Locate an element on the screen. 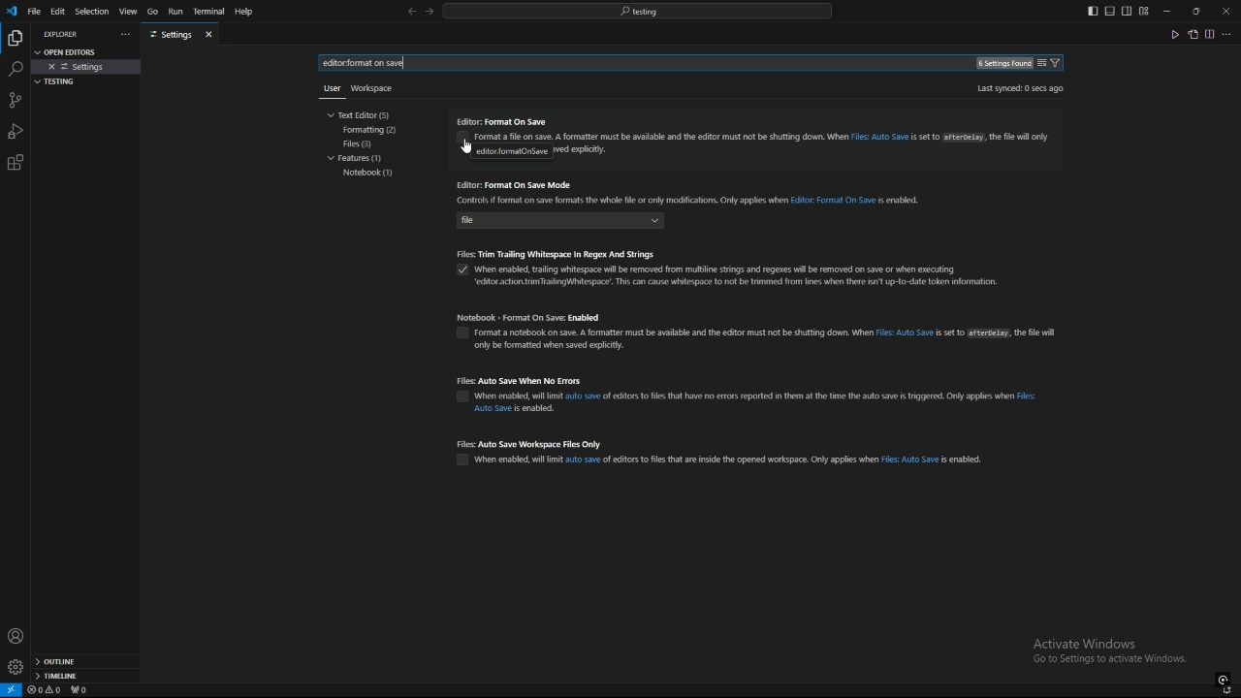  text editor is located at coordinates (364, 114).